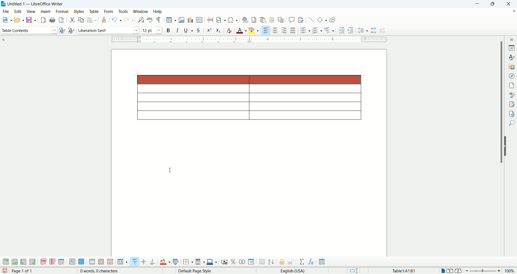 The image size is (517, 274). I want to click on , so click(330, 30).